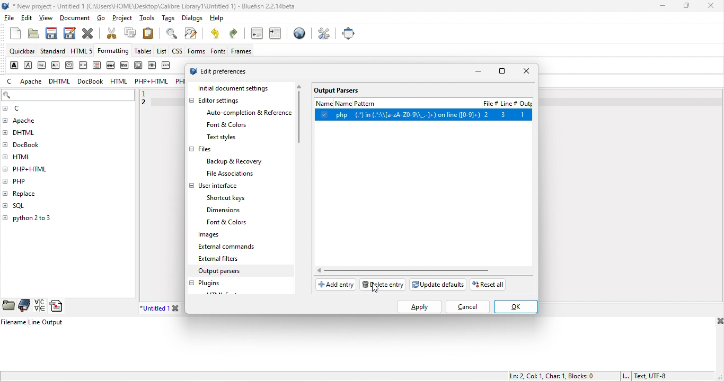  What do you see at coordinates (179, 83) in the screenshot?
I see `php` at bounding box center [179, 83].